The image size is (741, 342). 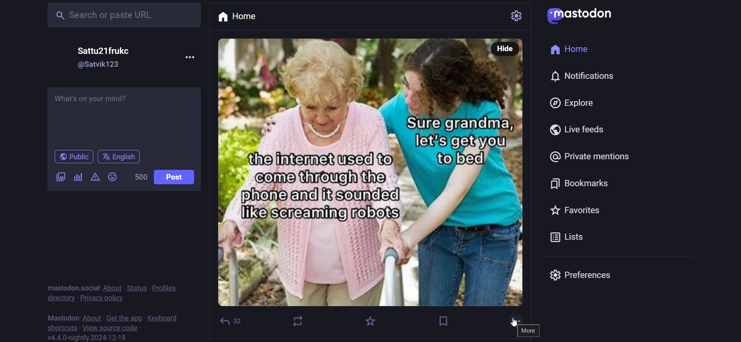 What do you see at coordinates (580, 129) in the screenshot?
I see `live feed` at bounding box center [580, 129].